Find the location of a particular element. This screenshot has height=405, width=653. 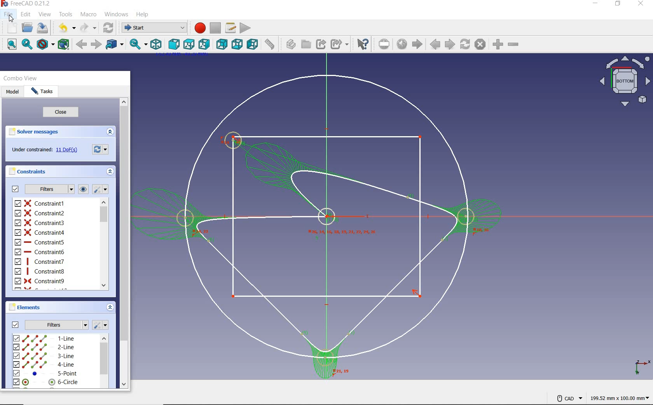

fit selection is located at coordinates (26, 44).